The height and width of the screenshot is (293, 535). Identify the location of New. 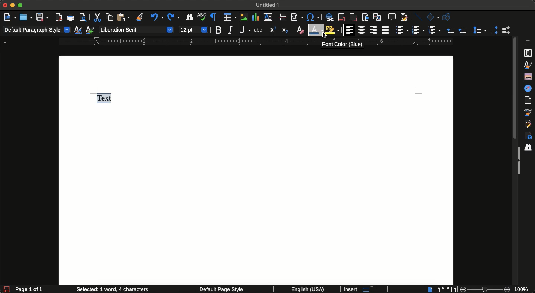
(10, 16).